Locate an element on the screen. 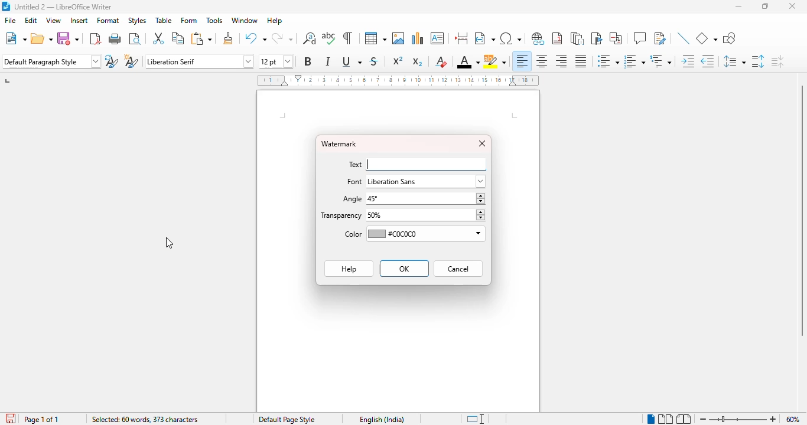  vertical scroll bar is located at coordinates (802, 211).